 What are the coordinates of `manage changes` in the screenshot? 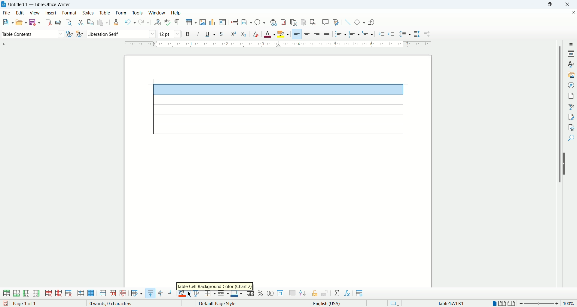 It's located at (571, 116).